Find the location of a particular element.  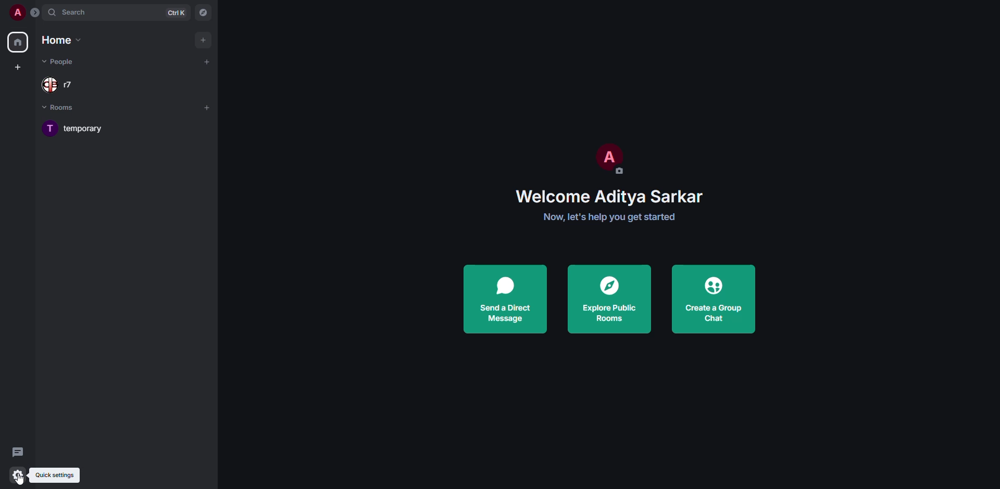

create a group chat is located at coordinates (714, 300).